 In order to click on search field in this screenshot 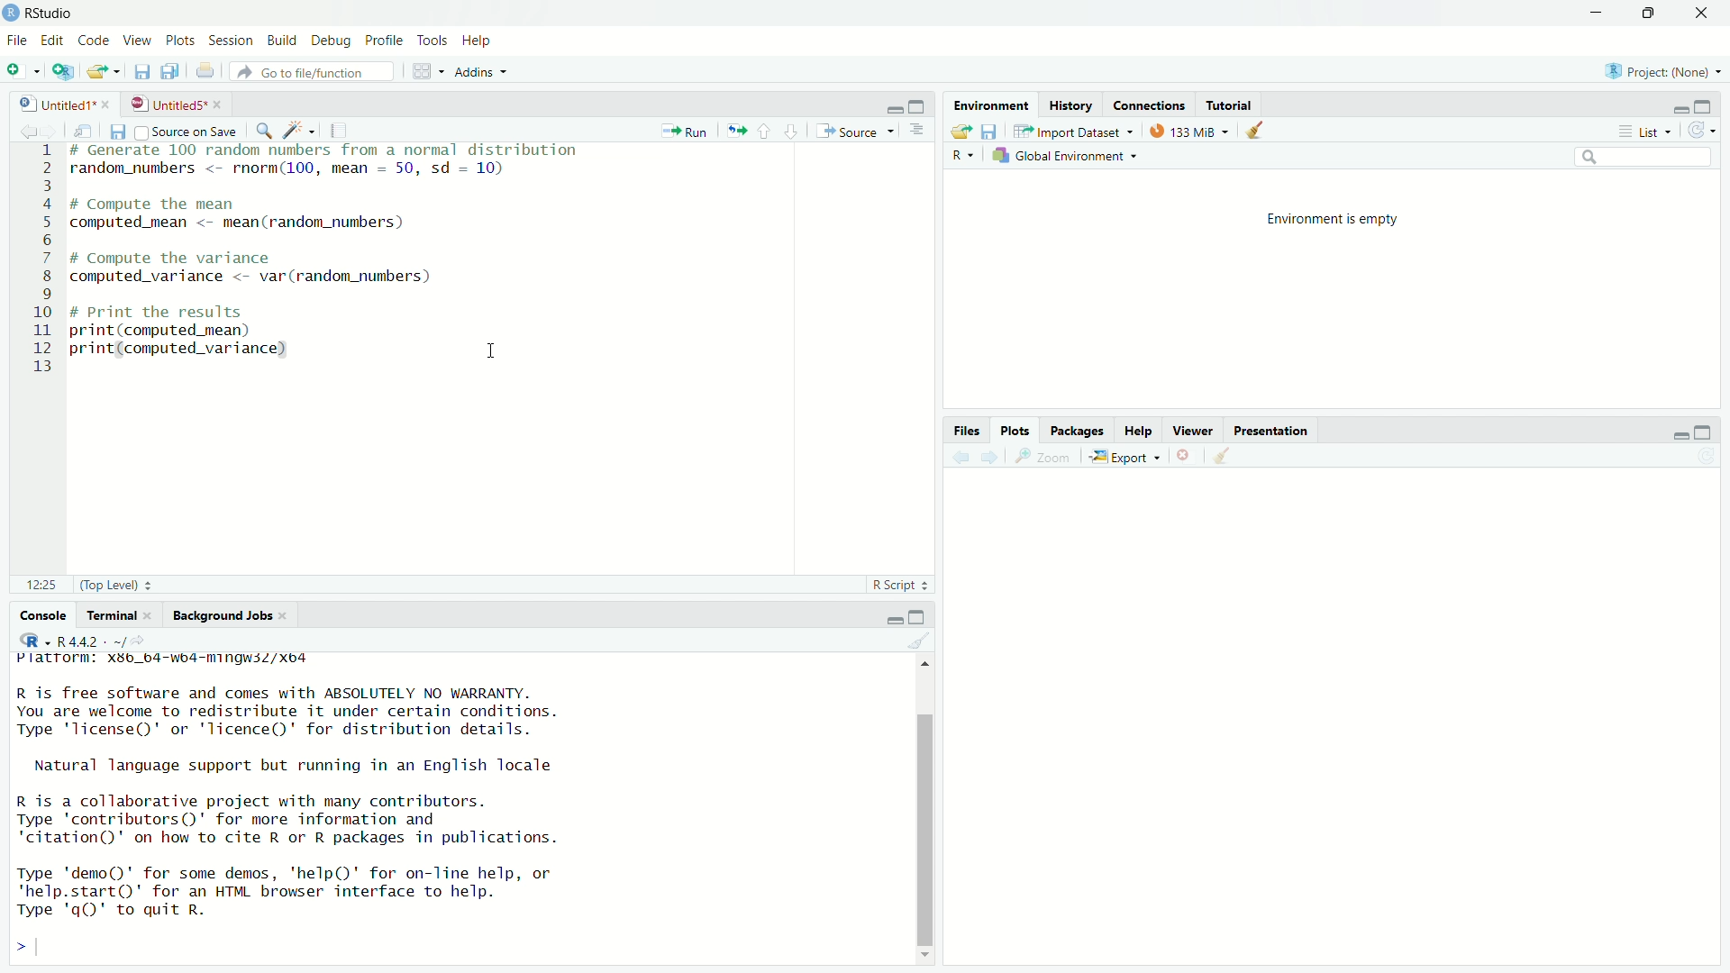, I will do `click(1643, 159)`.